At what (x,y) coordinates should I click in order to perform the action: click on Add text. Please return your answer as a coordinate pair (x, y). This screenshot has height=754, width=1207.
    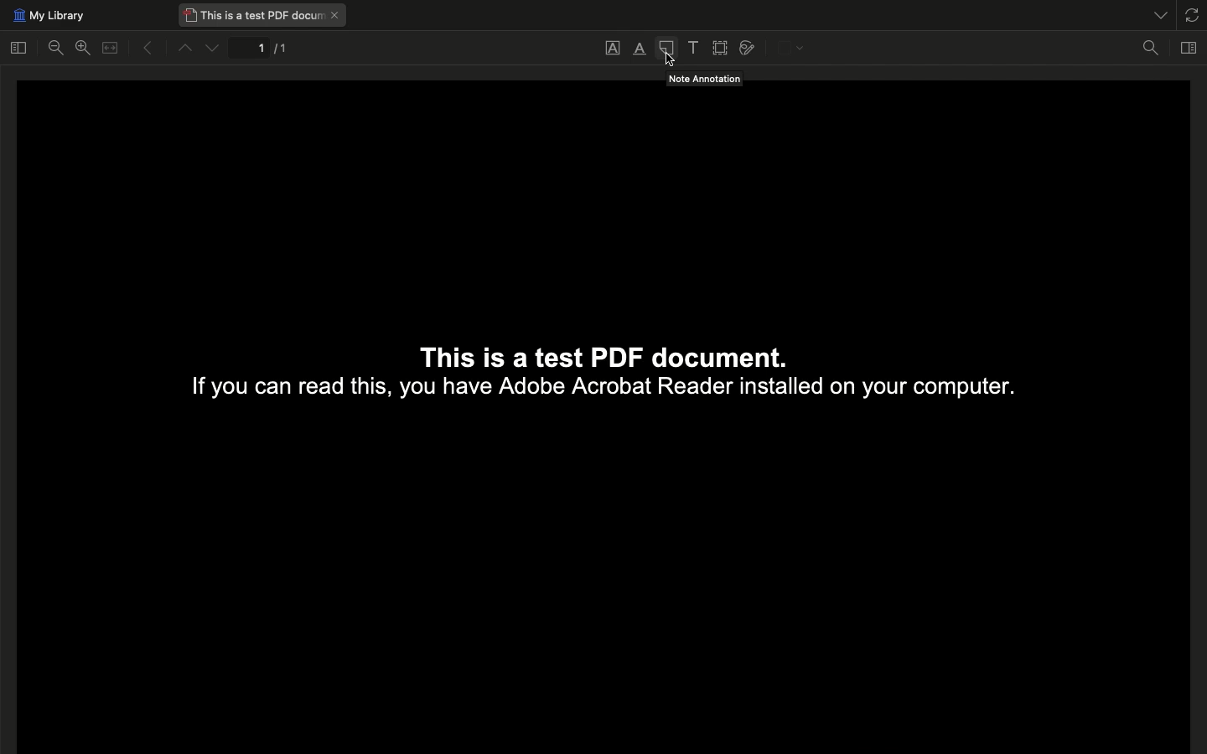
    Looking at the image, I should click on (693, 49).